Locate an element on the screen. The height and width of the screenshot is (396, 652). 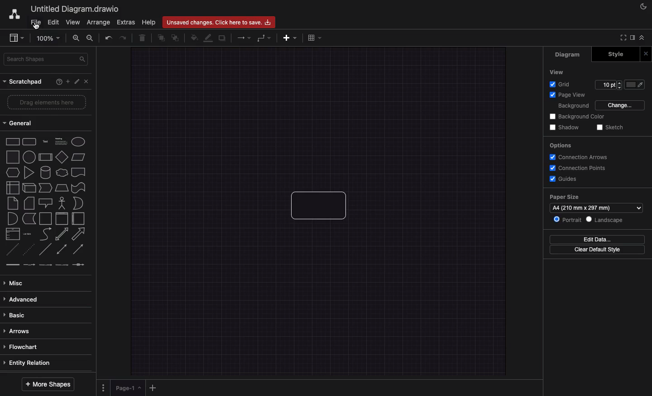
Grid is located at coordinates (561, 85).